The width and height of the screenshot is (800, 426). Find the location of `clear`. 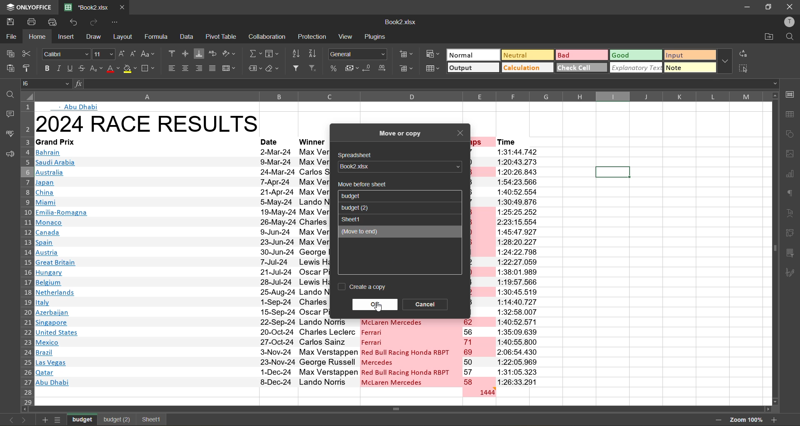

clear is located at coordinates (275, 69).